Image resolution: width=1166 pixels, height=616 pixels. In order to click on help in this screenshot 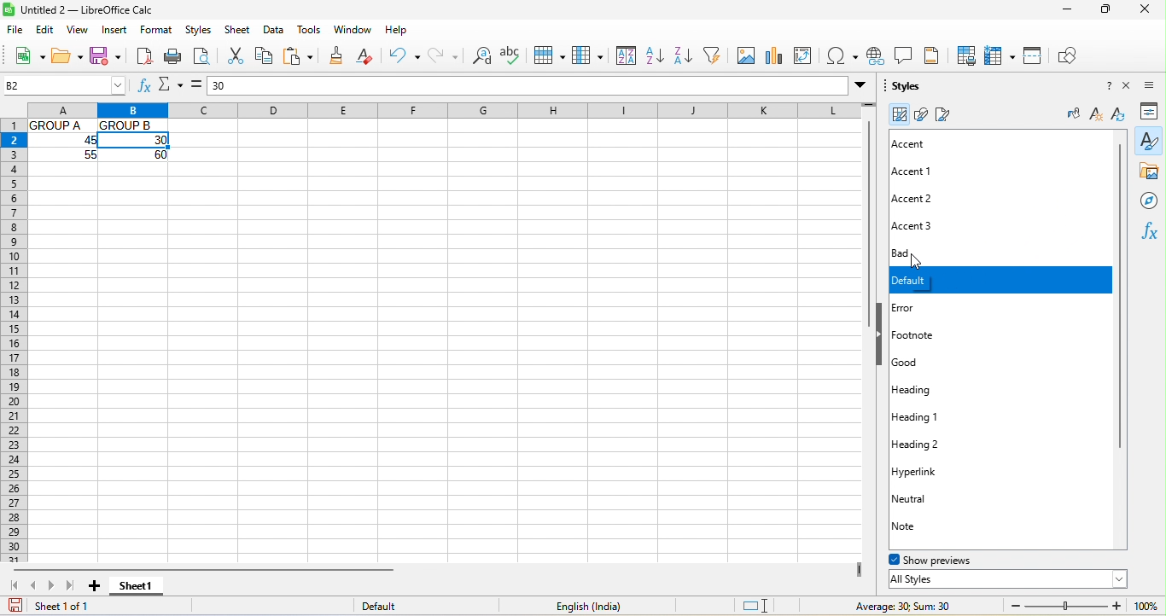, I will do `click(1102, 88)`.